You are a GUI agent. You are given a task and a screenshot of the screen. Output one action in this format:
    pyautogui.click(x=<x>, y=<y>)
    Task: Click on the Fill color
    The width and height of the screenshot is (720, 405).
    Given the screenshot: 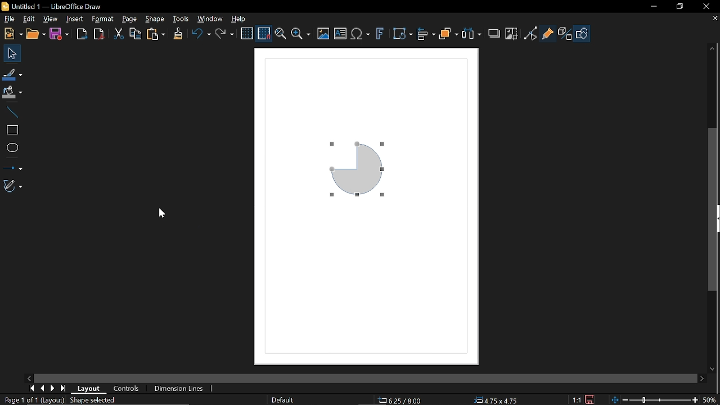 What is the action you would take?
    pyautogui.click(x=12, y=93)
    